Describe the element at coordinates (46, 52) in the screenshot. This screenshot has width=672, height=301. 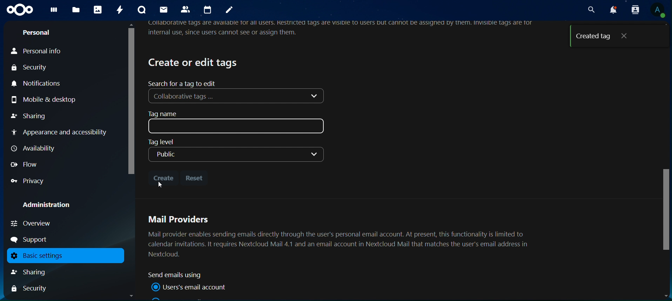
I see `personal info` at that location.